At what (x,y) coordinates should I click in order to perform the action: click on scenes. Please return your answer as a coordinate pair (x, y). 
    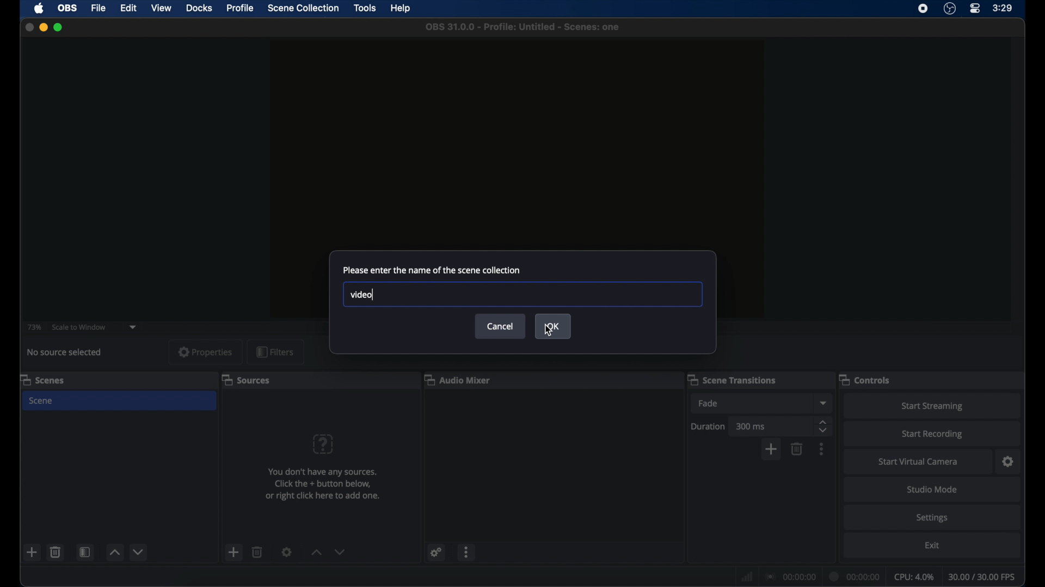
    Looking at the image, I should click on (43, 379).